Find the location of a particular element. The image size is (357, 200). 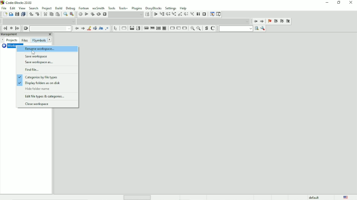

Build is located at coordinates (80, 14).